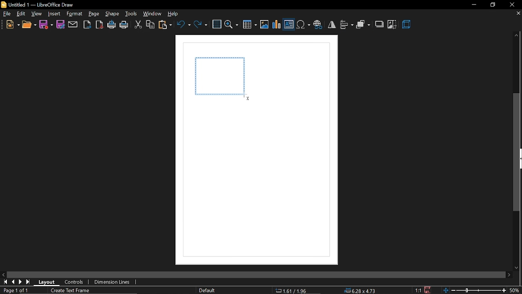  Describe the element at coordinates (517, 152) in the screenshot. I see `vertical scrollbar` at that location.